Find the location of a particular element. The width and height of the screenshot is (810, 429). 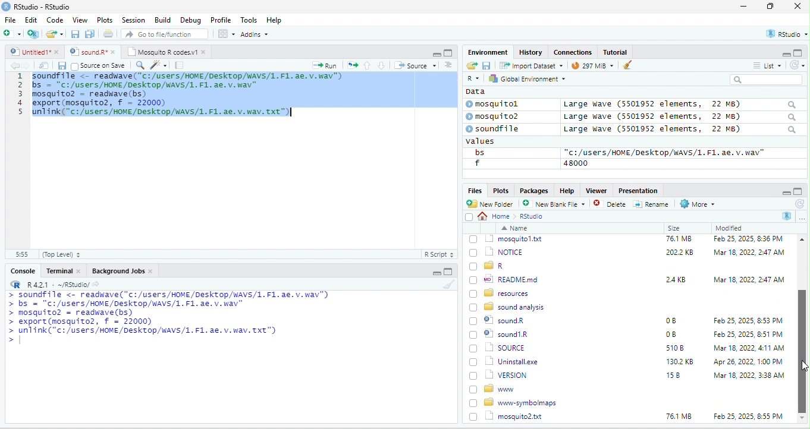

search is located at coordinates (766, 80).